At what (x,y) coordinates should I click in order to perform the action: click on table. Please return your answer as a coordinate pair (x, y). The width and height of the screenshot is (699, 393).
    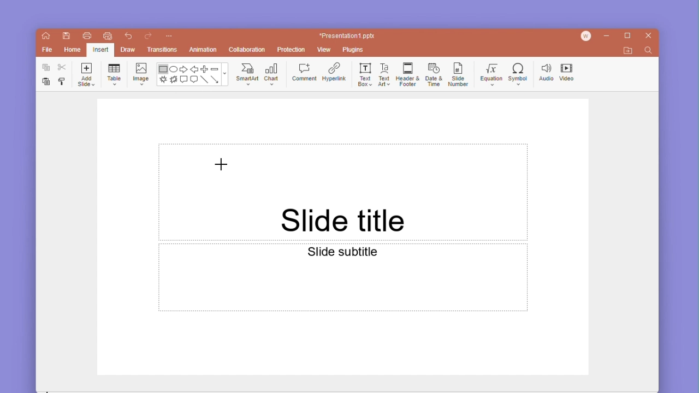
    Looking at the image, I should click on (115, 73).